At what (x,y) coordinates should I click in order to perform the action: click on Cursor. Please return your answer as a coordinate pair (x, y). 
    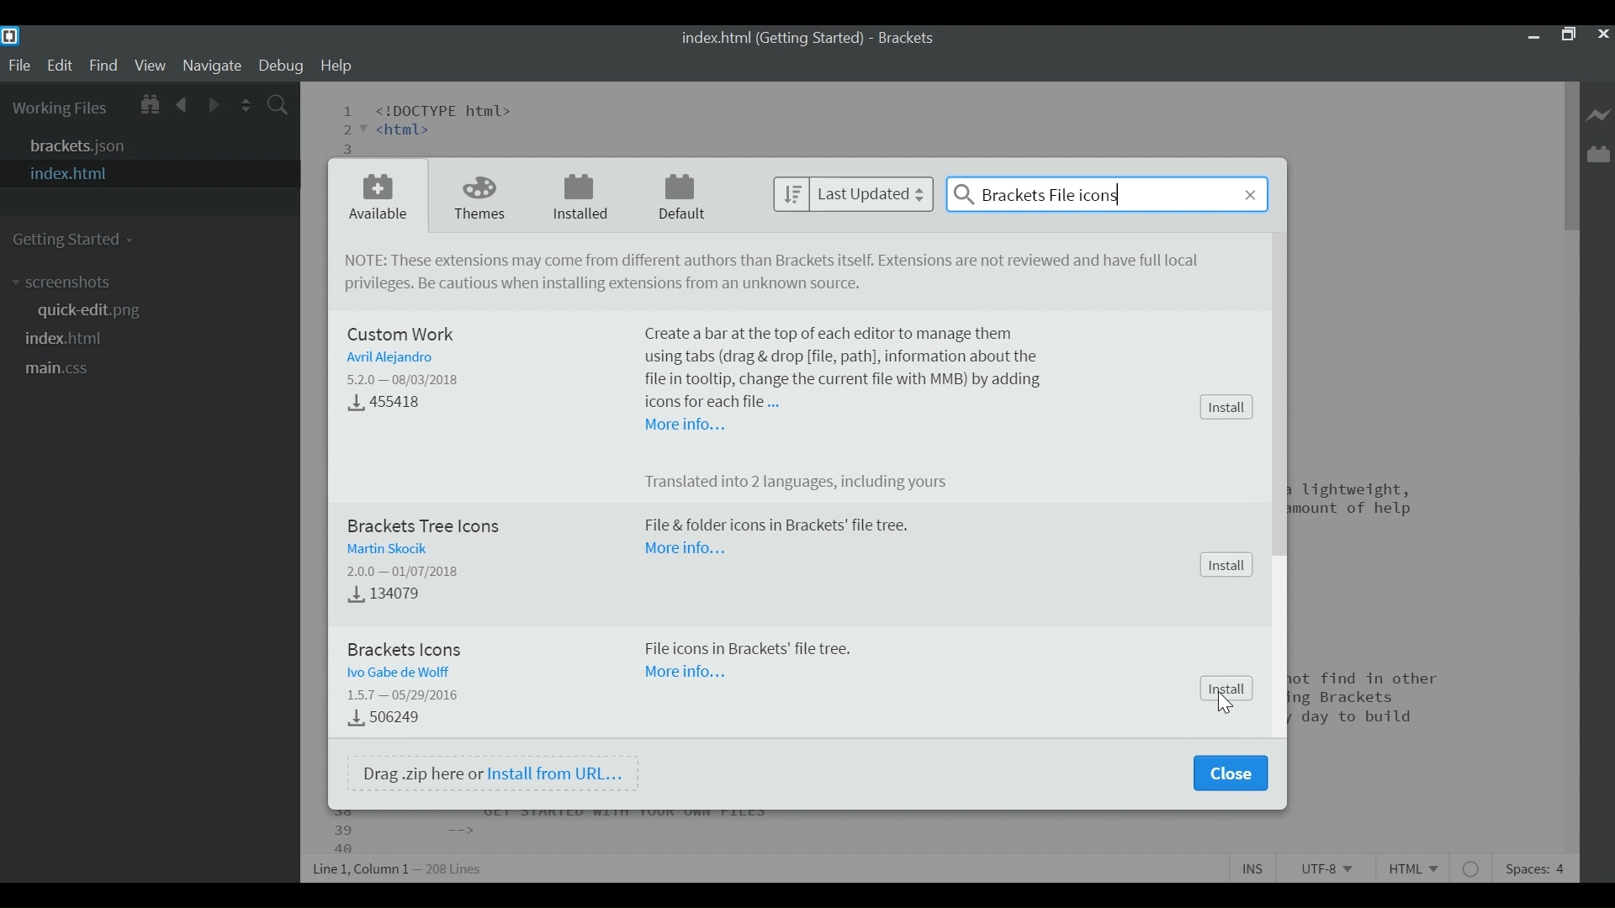
    Looking at the image, I should click on (1225, 706).